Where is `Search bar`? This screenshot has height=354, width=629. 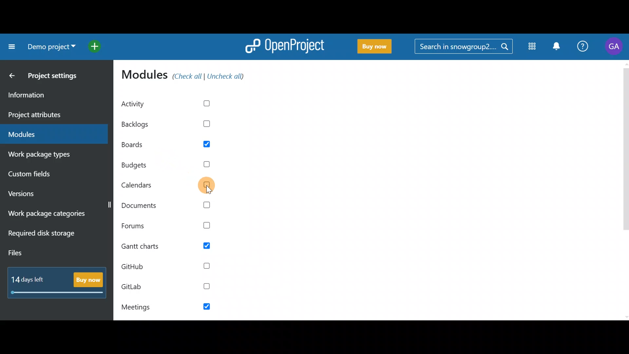
Search bar is located at coordinates (463, 48).